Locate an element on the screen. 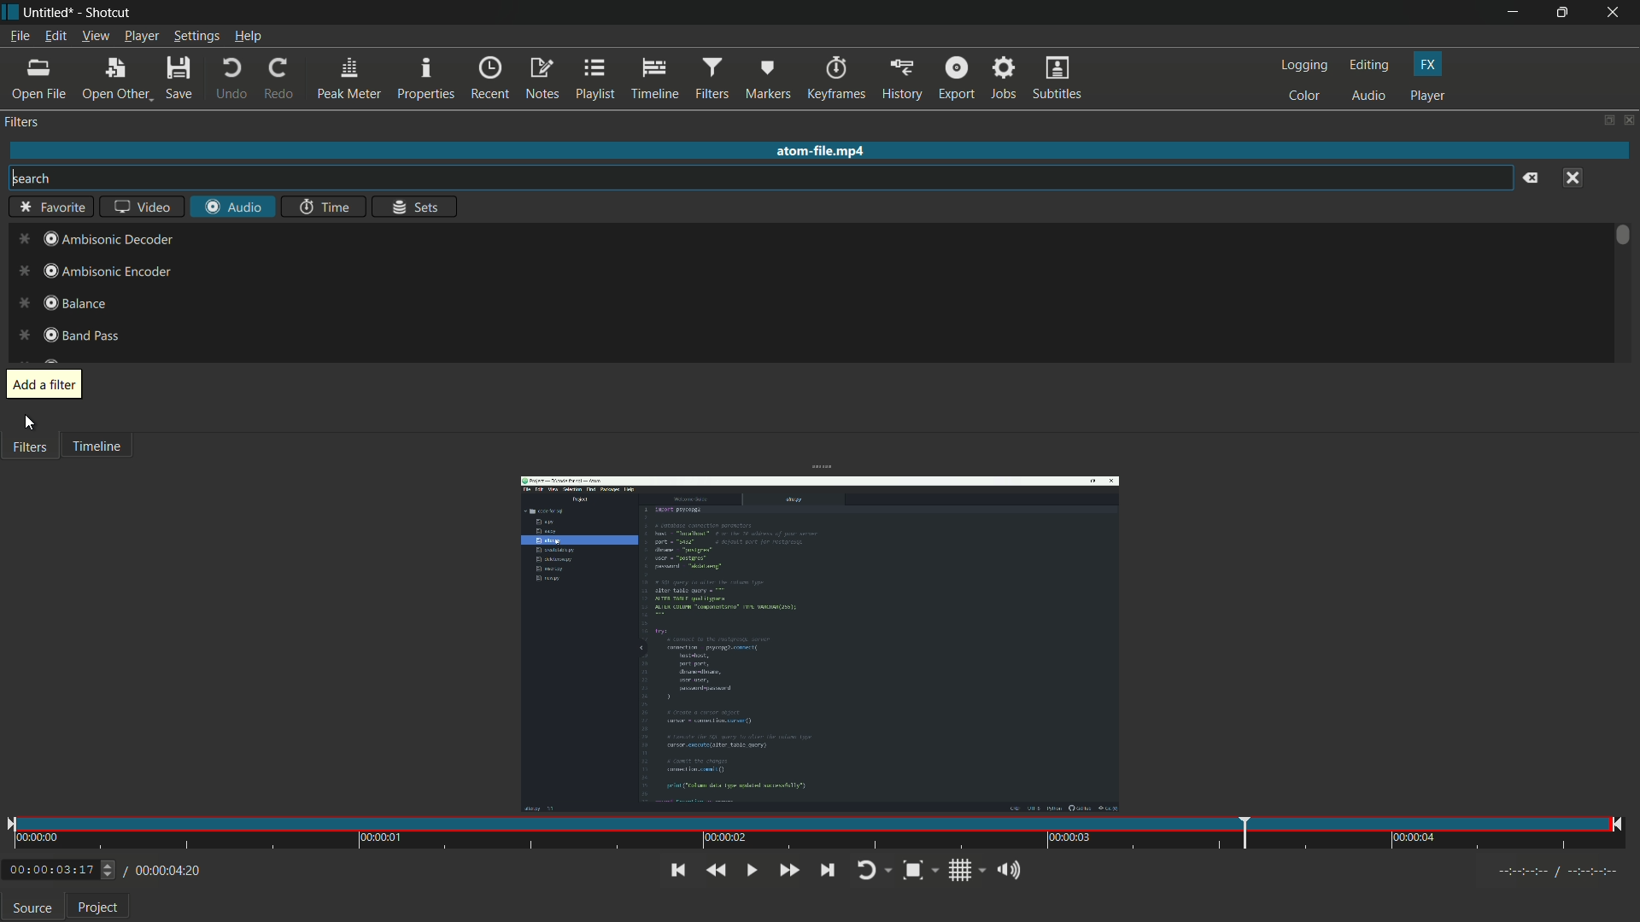  toggle player looping is located at coordinates (875, 871).